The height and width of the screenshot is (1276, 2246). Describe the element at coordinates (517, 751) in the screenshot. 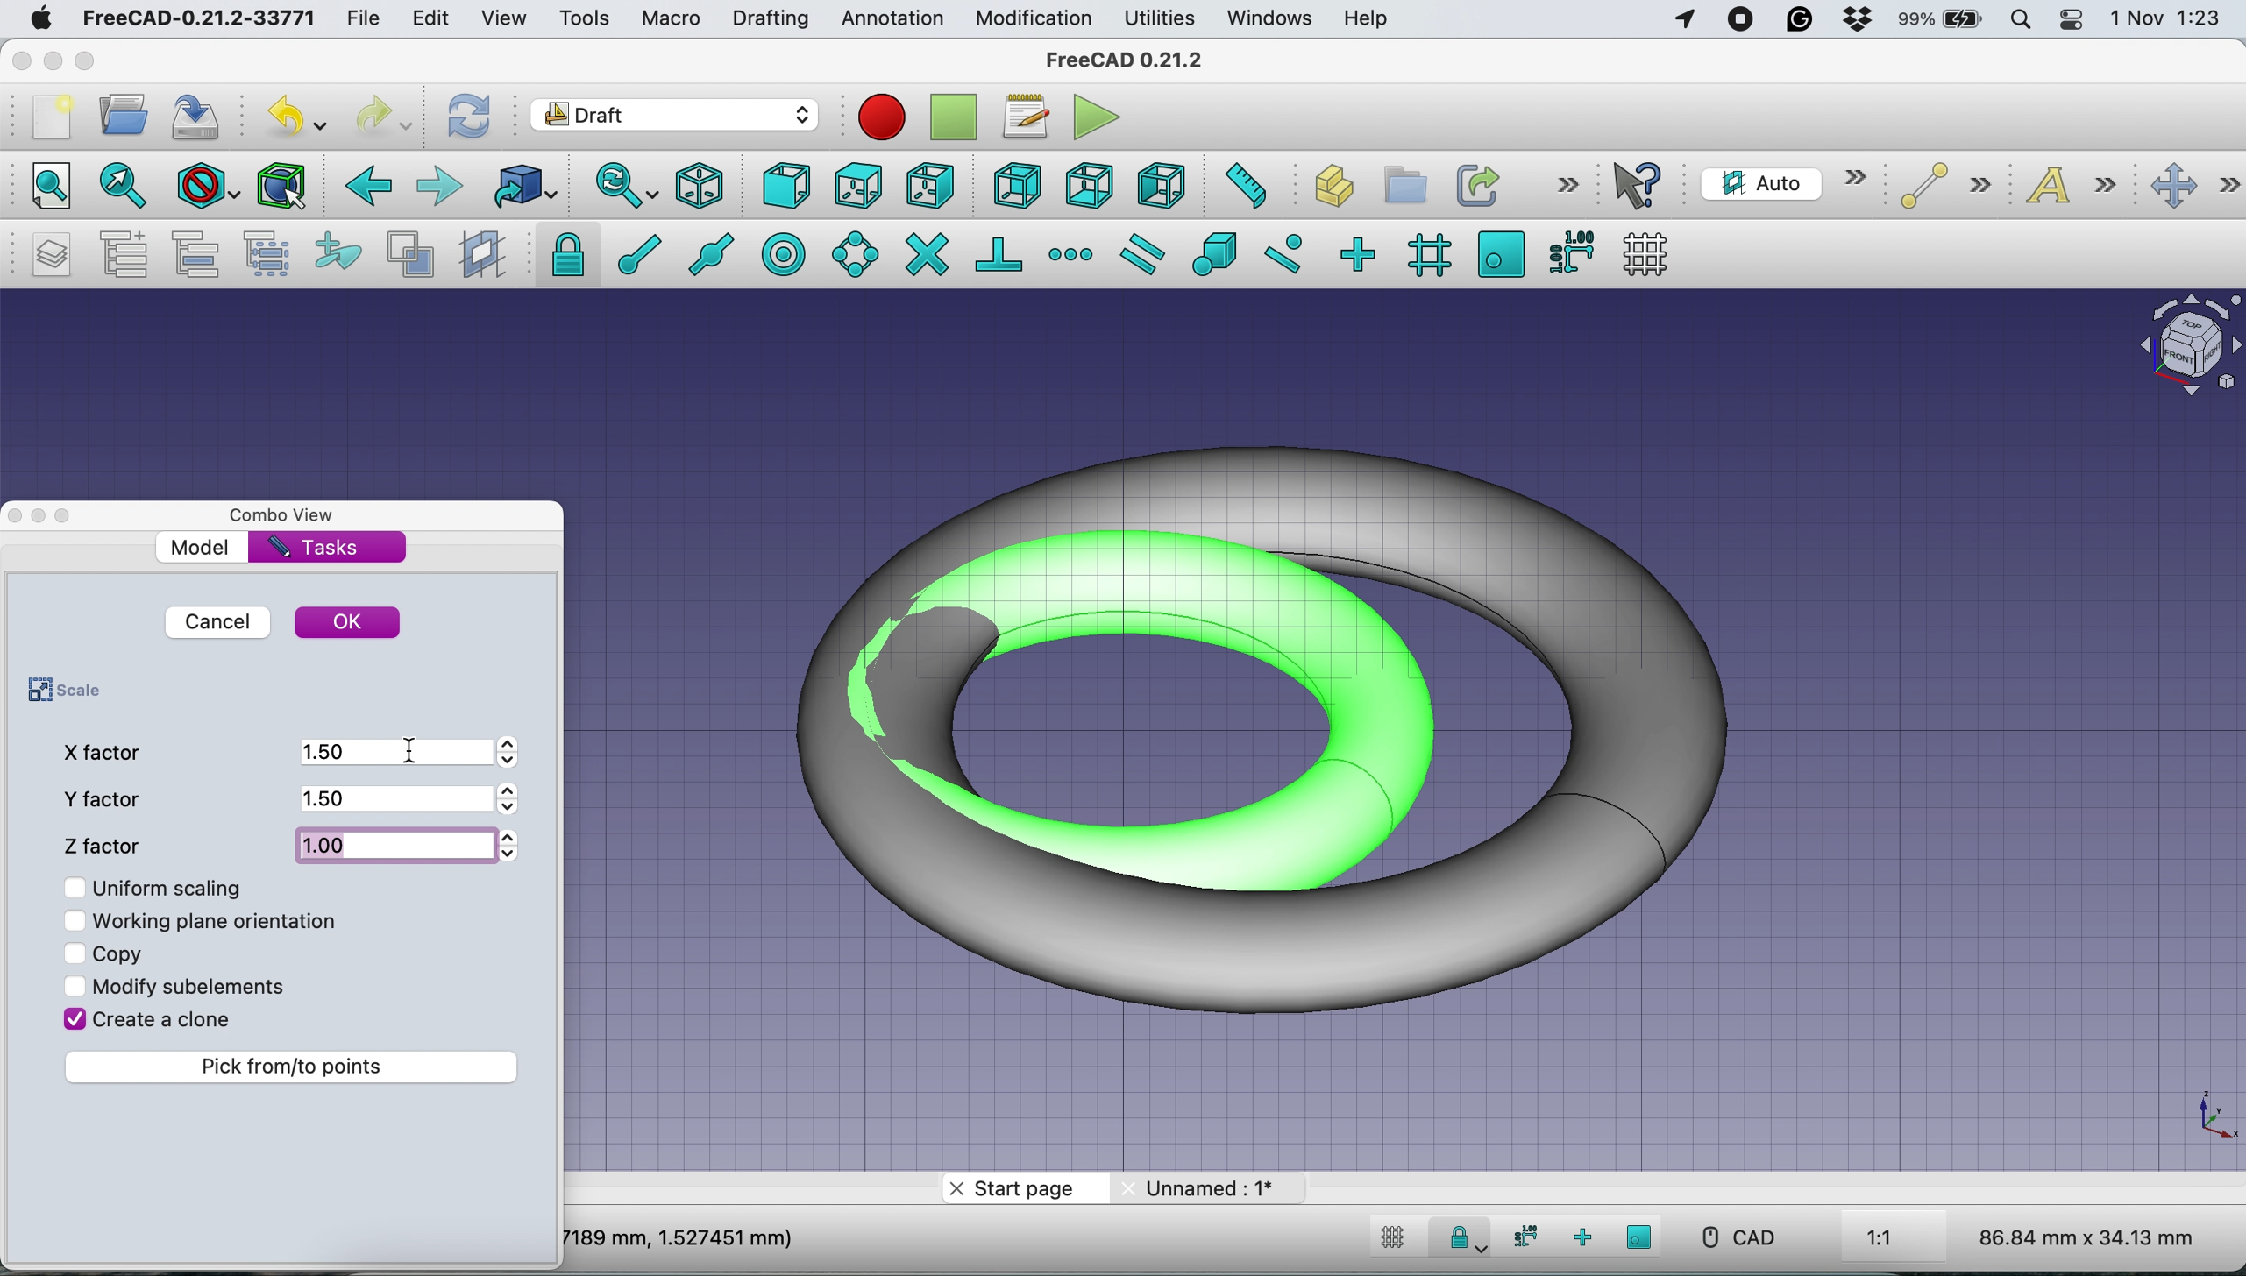

I see `Arrows` at that location.